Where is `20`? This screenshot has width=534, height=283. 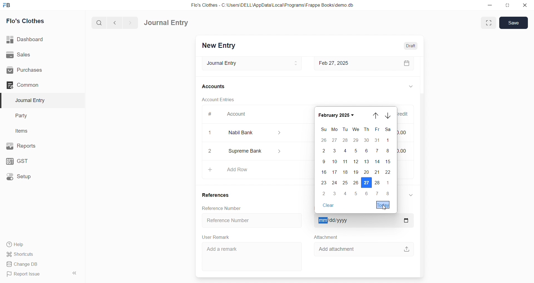
20 is located at coordinates (365, 173).